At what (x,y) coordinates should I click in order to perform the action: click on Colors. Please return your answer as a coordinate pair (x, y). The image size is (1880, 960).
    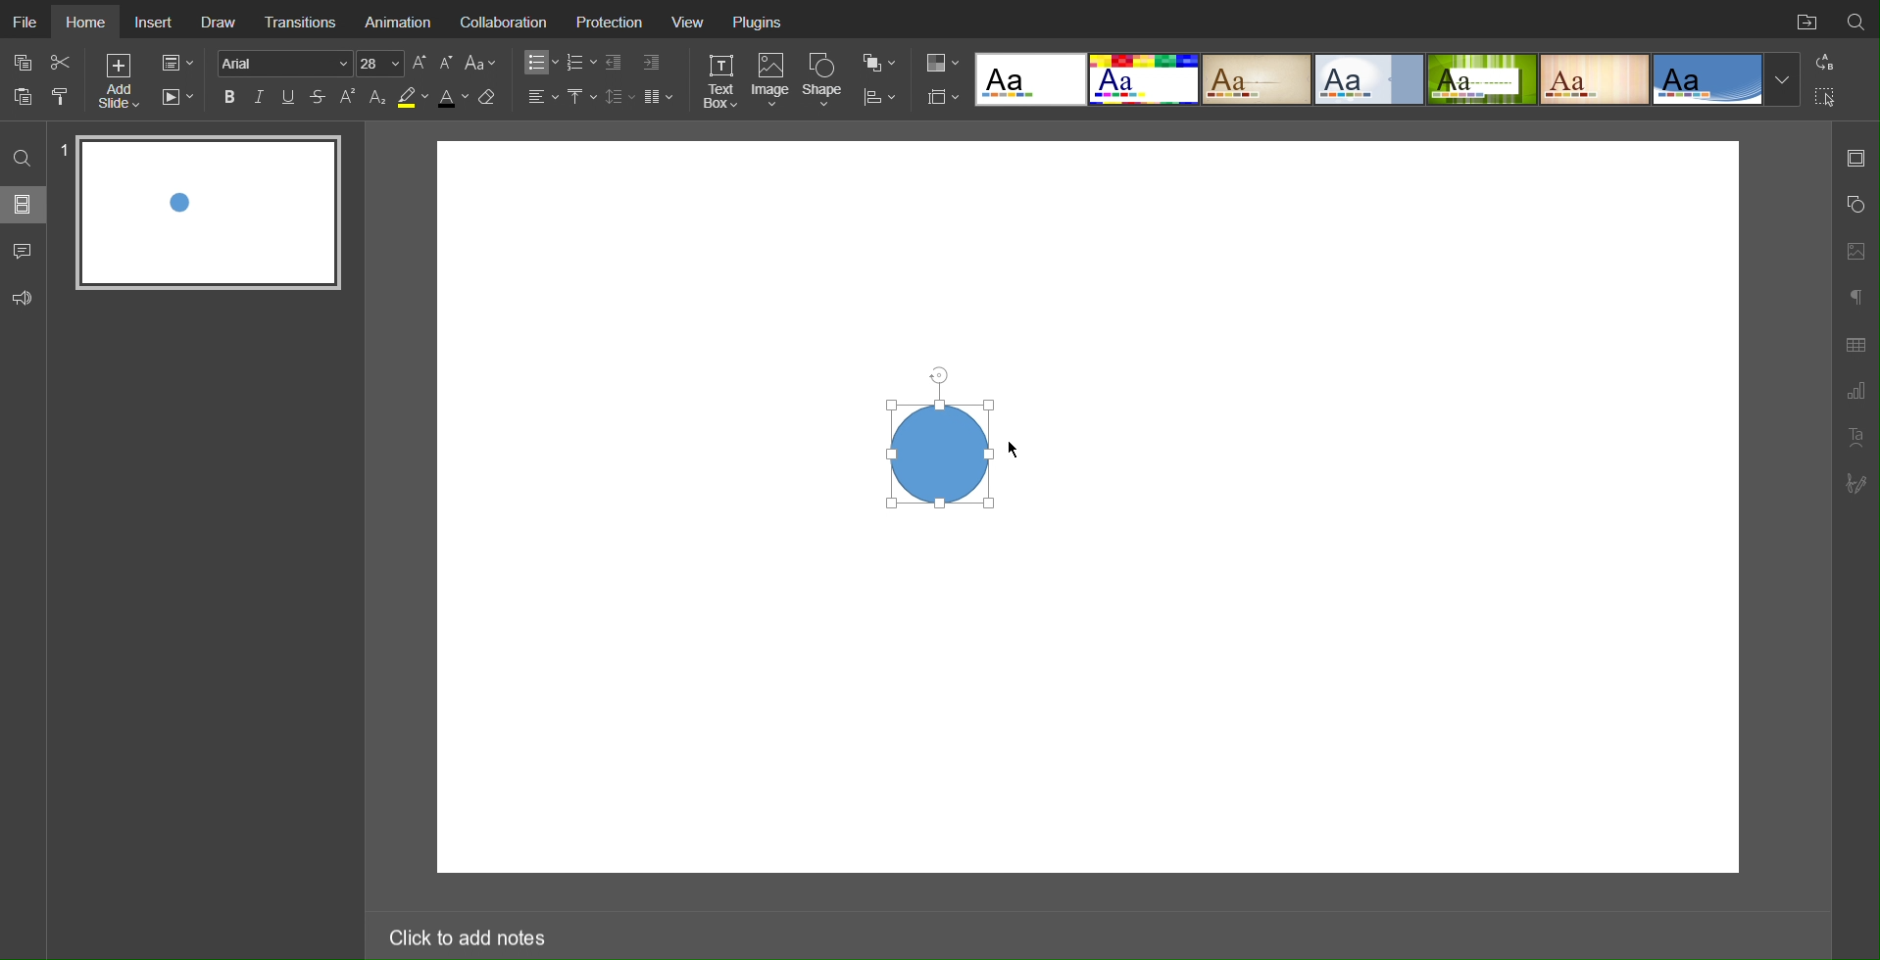
    Looking at the image, I should click on (940, 62).